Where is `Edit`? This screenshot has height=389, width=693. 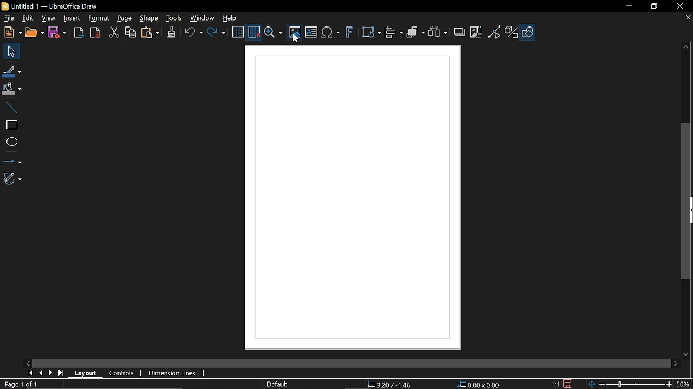 Edit is located at coordinates (27, 19).